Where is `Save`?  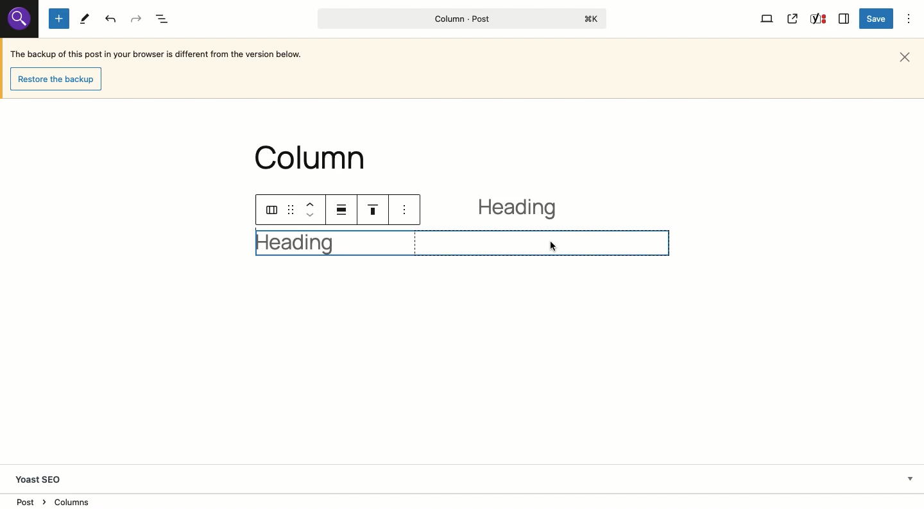
Save is located at coordinates (878, 19).